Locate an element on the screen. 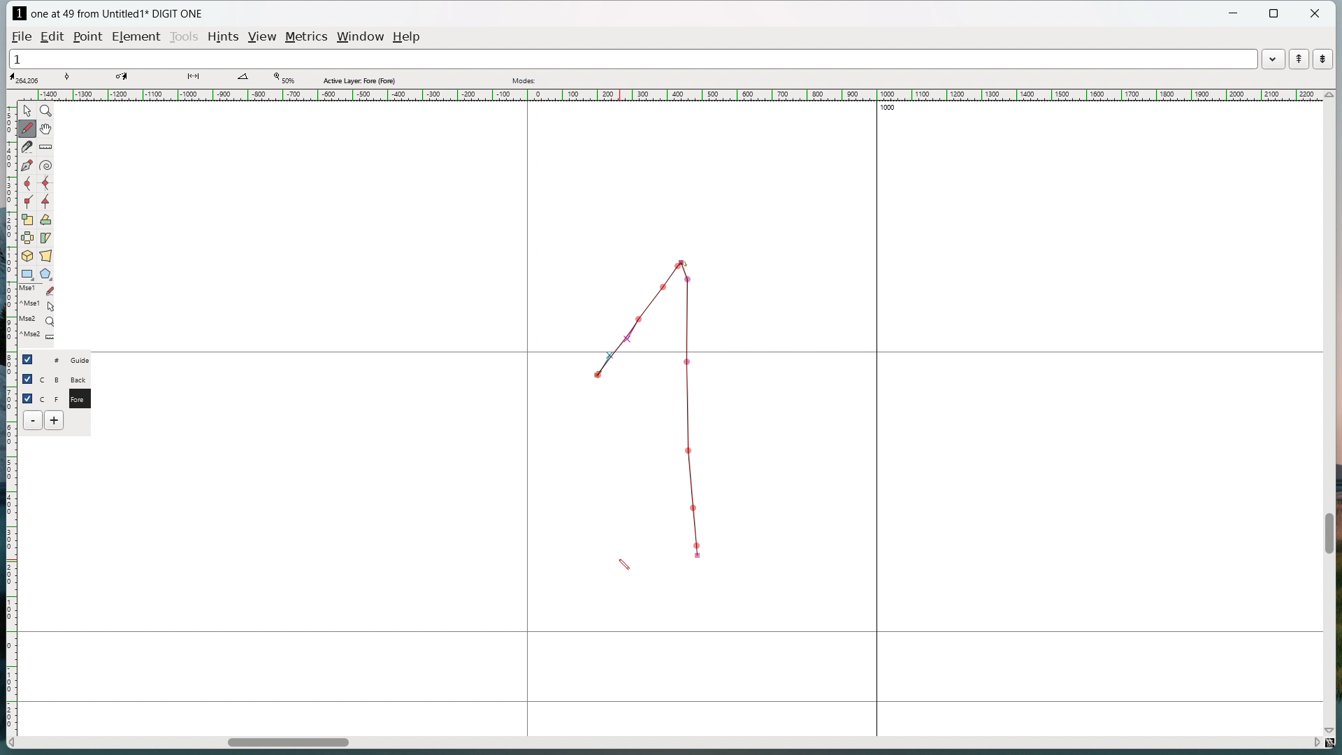 This screenshot has width=1342, height=755. 1 is located at coordinates (632, 58).